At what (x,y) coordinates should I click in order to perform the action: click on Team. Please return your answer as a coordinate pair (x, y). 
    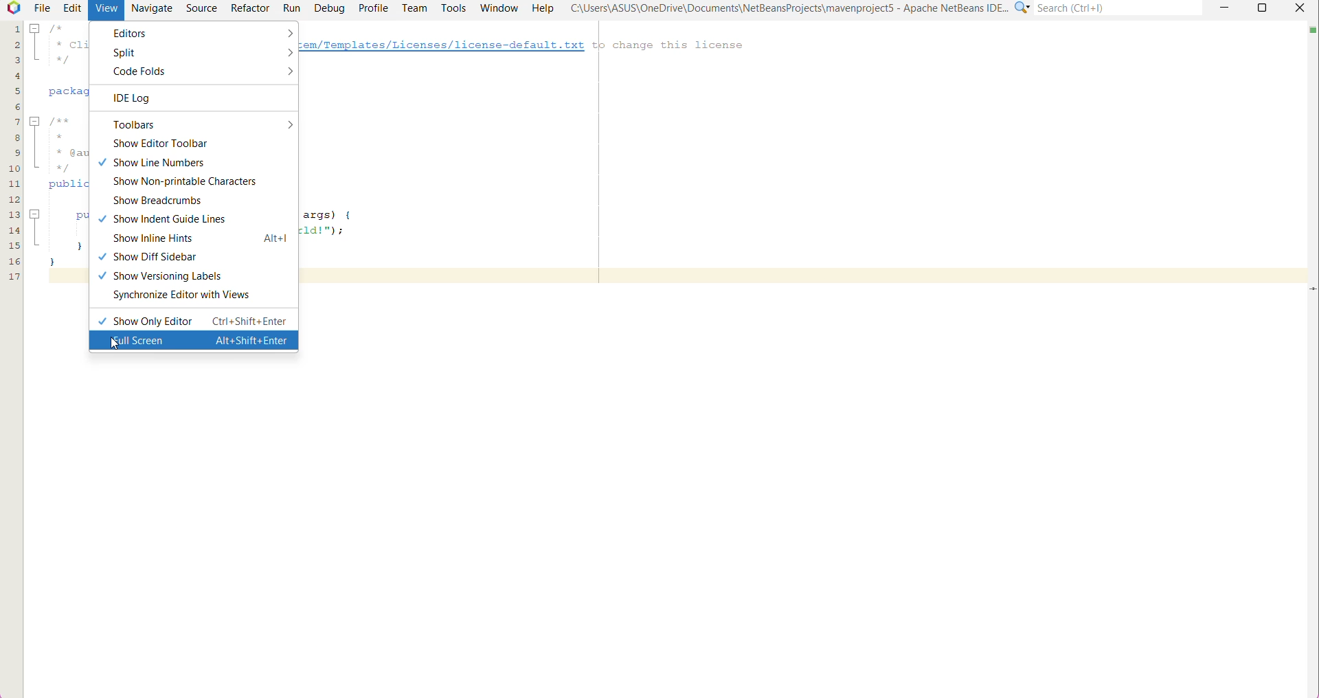
    Looking at the image, I should click on (415, 8).